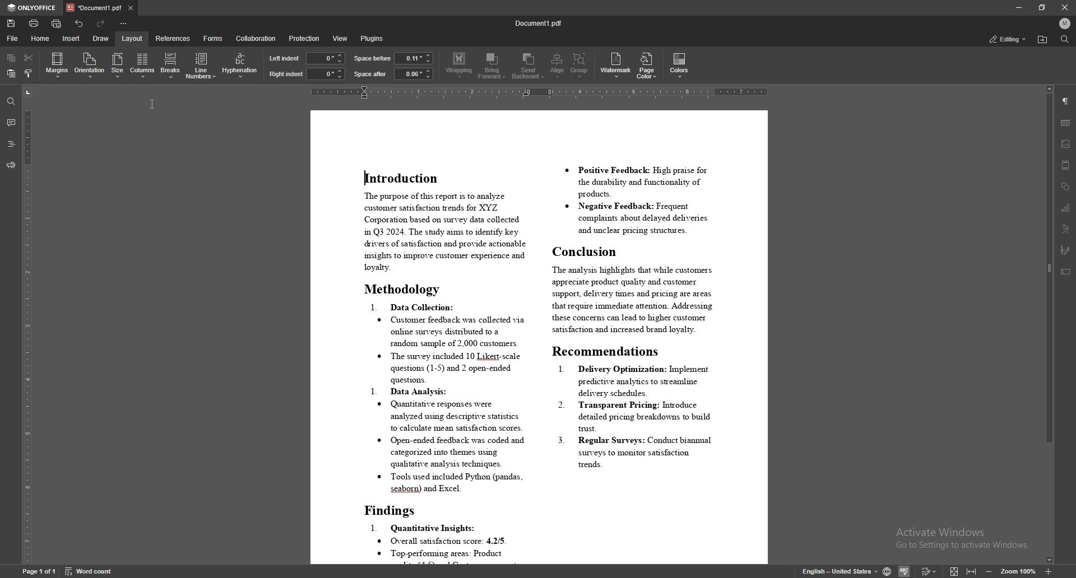  What do you see at coordinates (154, 105) in the screenshot?
I see `cursor` at bounding box center [154, 105].